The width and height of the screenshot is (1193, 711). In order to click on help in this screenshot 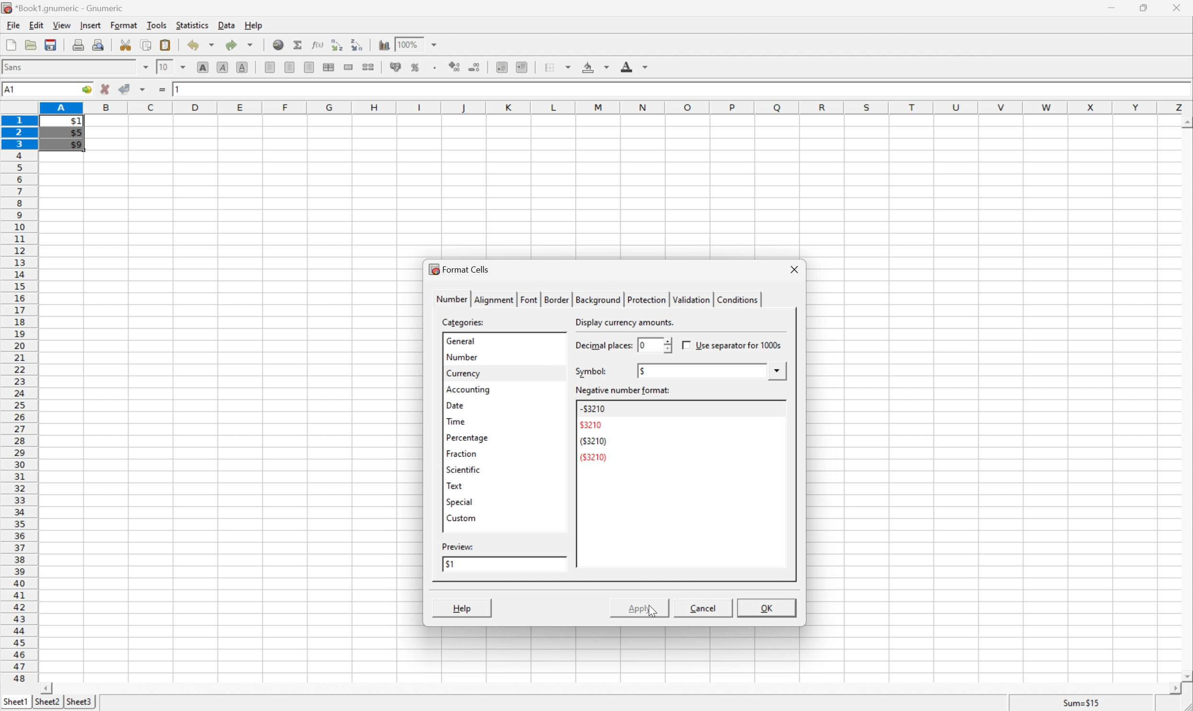, I will do `click(254, 25)`.